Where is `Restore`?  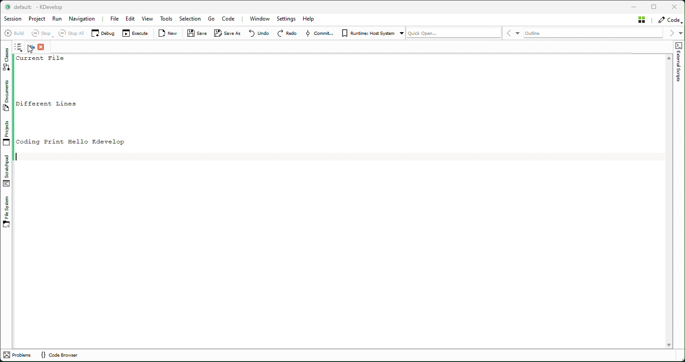 Restore is located at coordinates (655, 6).